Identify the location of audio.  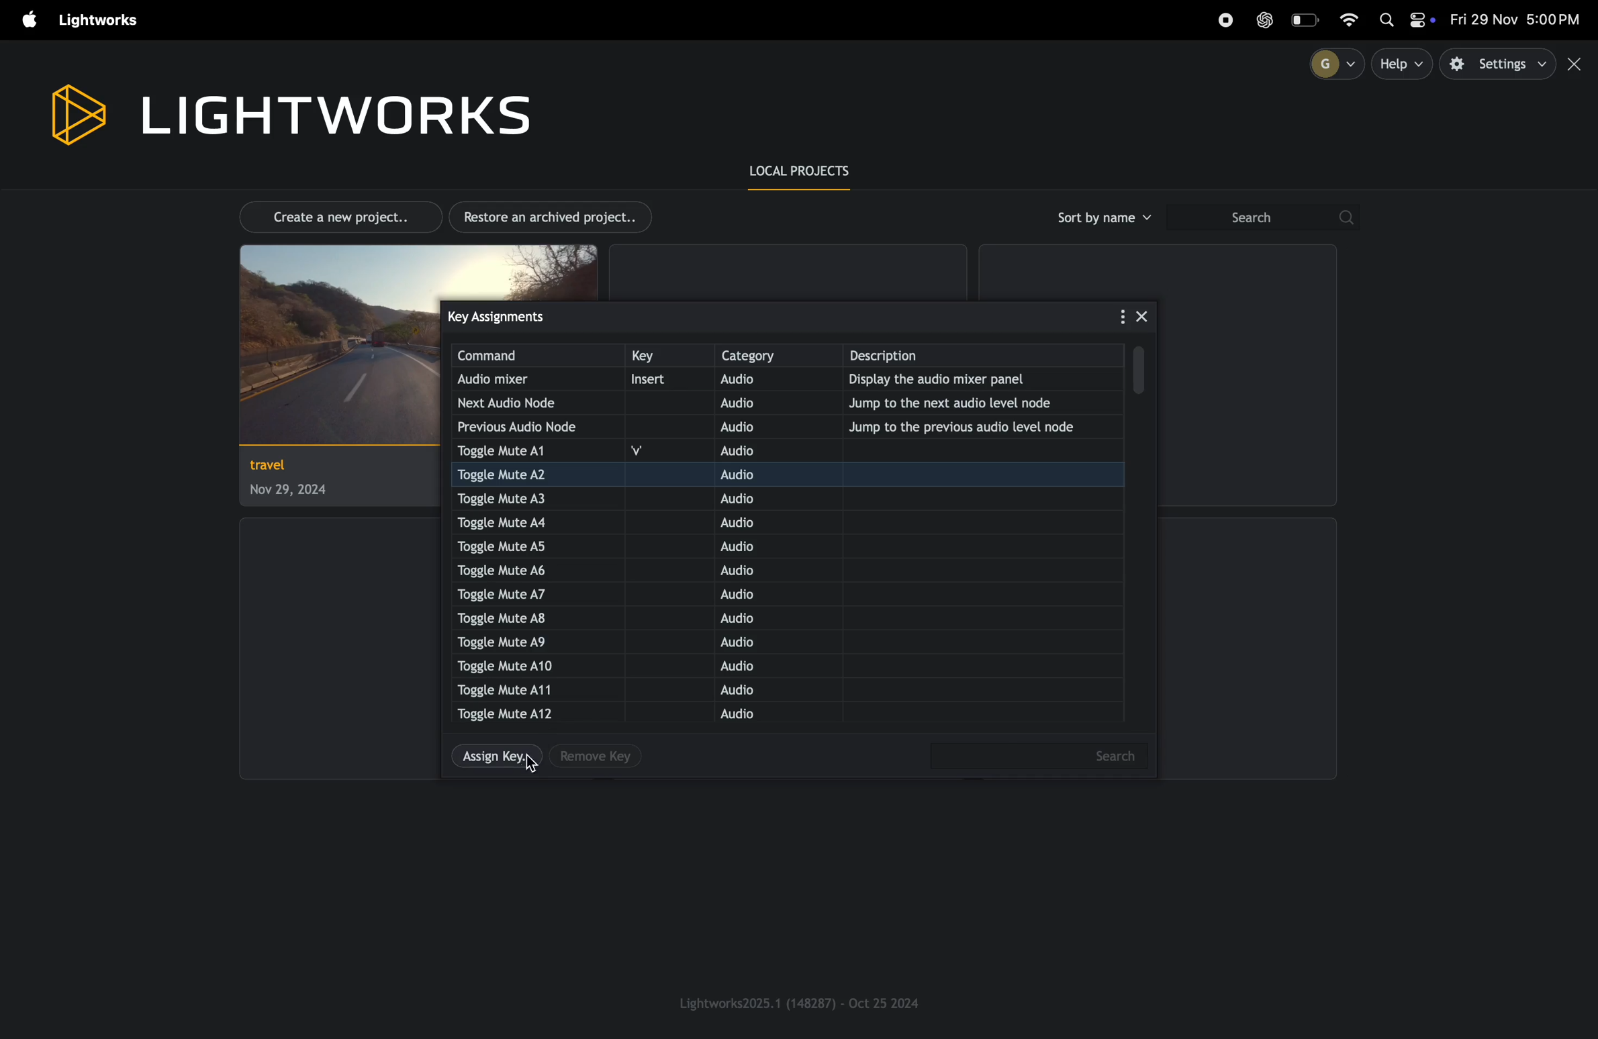
(747, 595).